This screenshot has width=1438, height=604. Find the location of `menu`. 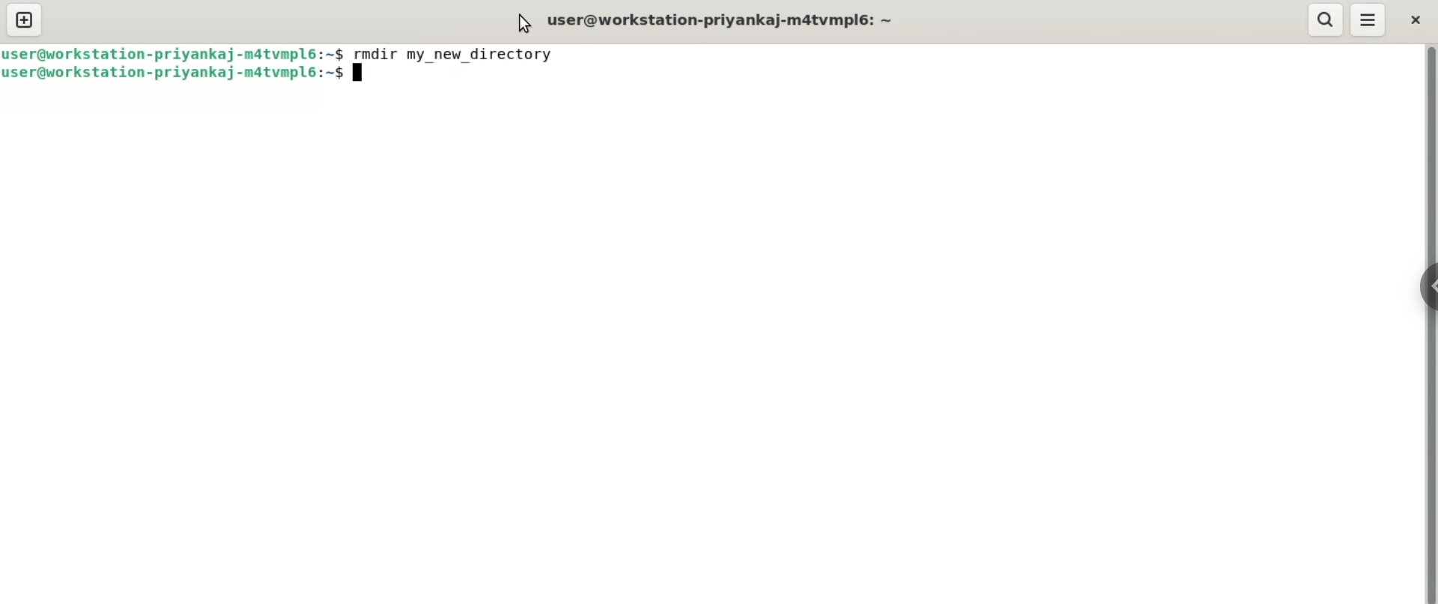

menu is located at coordinates (1368, 20).